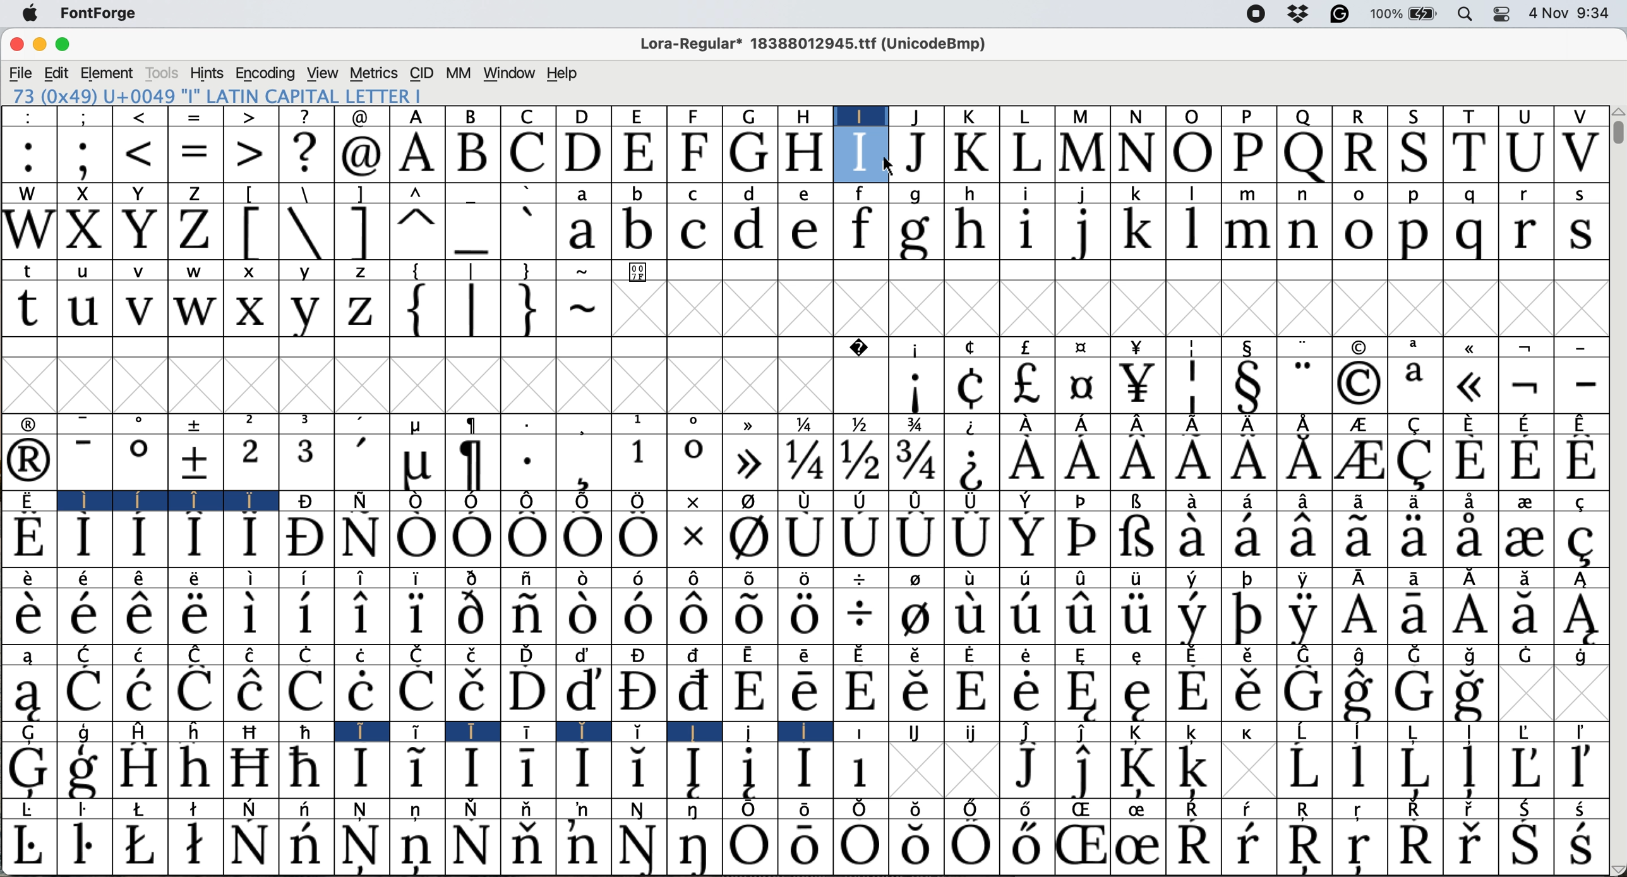  I want to click on <, so click(141, 155).